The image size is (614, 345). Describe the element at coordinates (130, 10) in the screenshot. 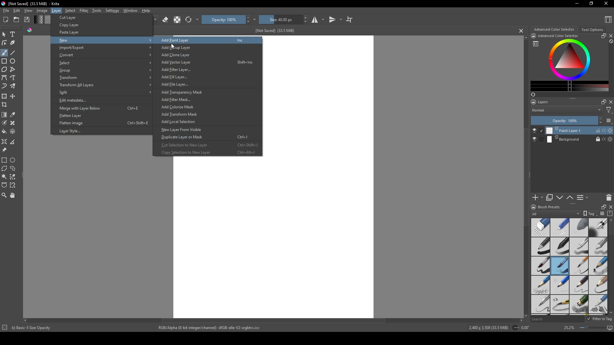

I see `Window` at that location.